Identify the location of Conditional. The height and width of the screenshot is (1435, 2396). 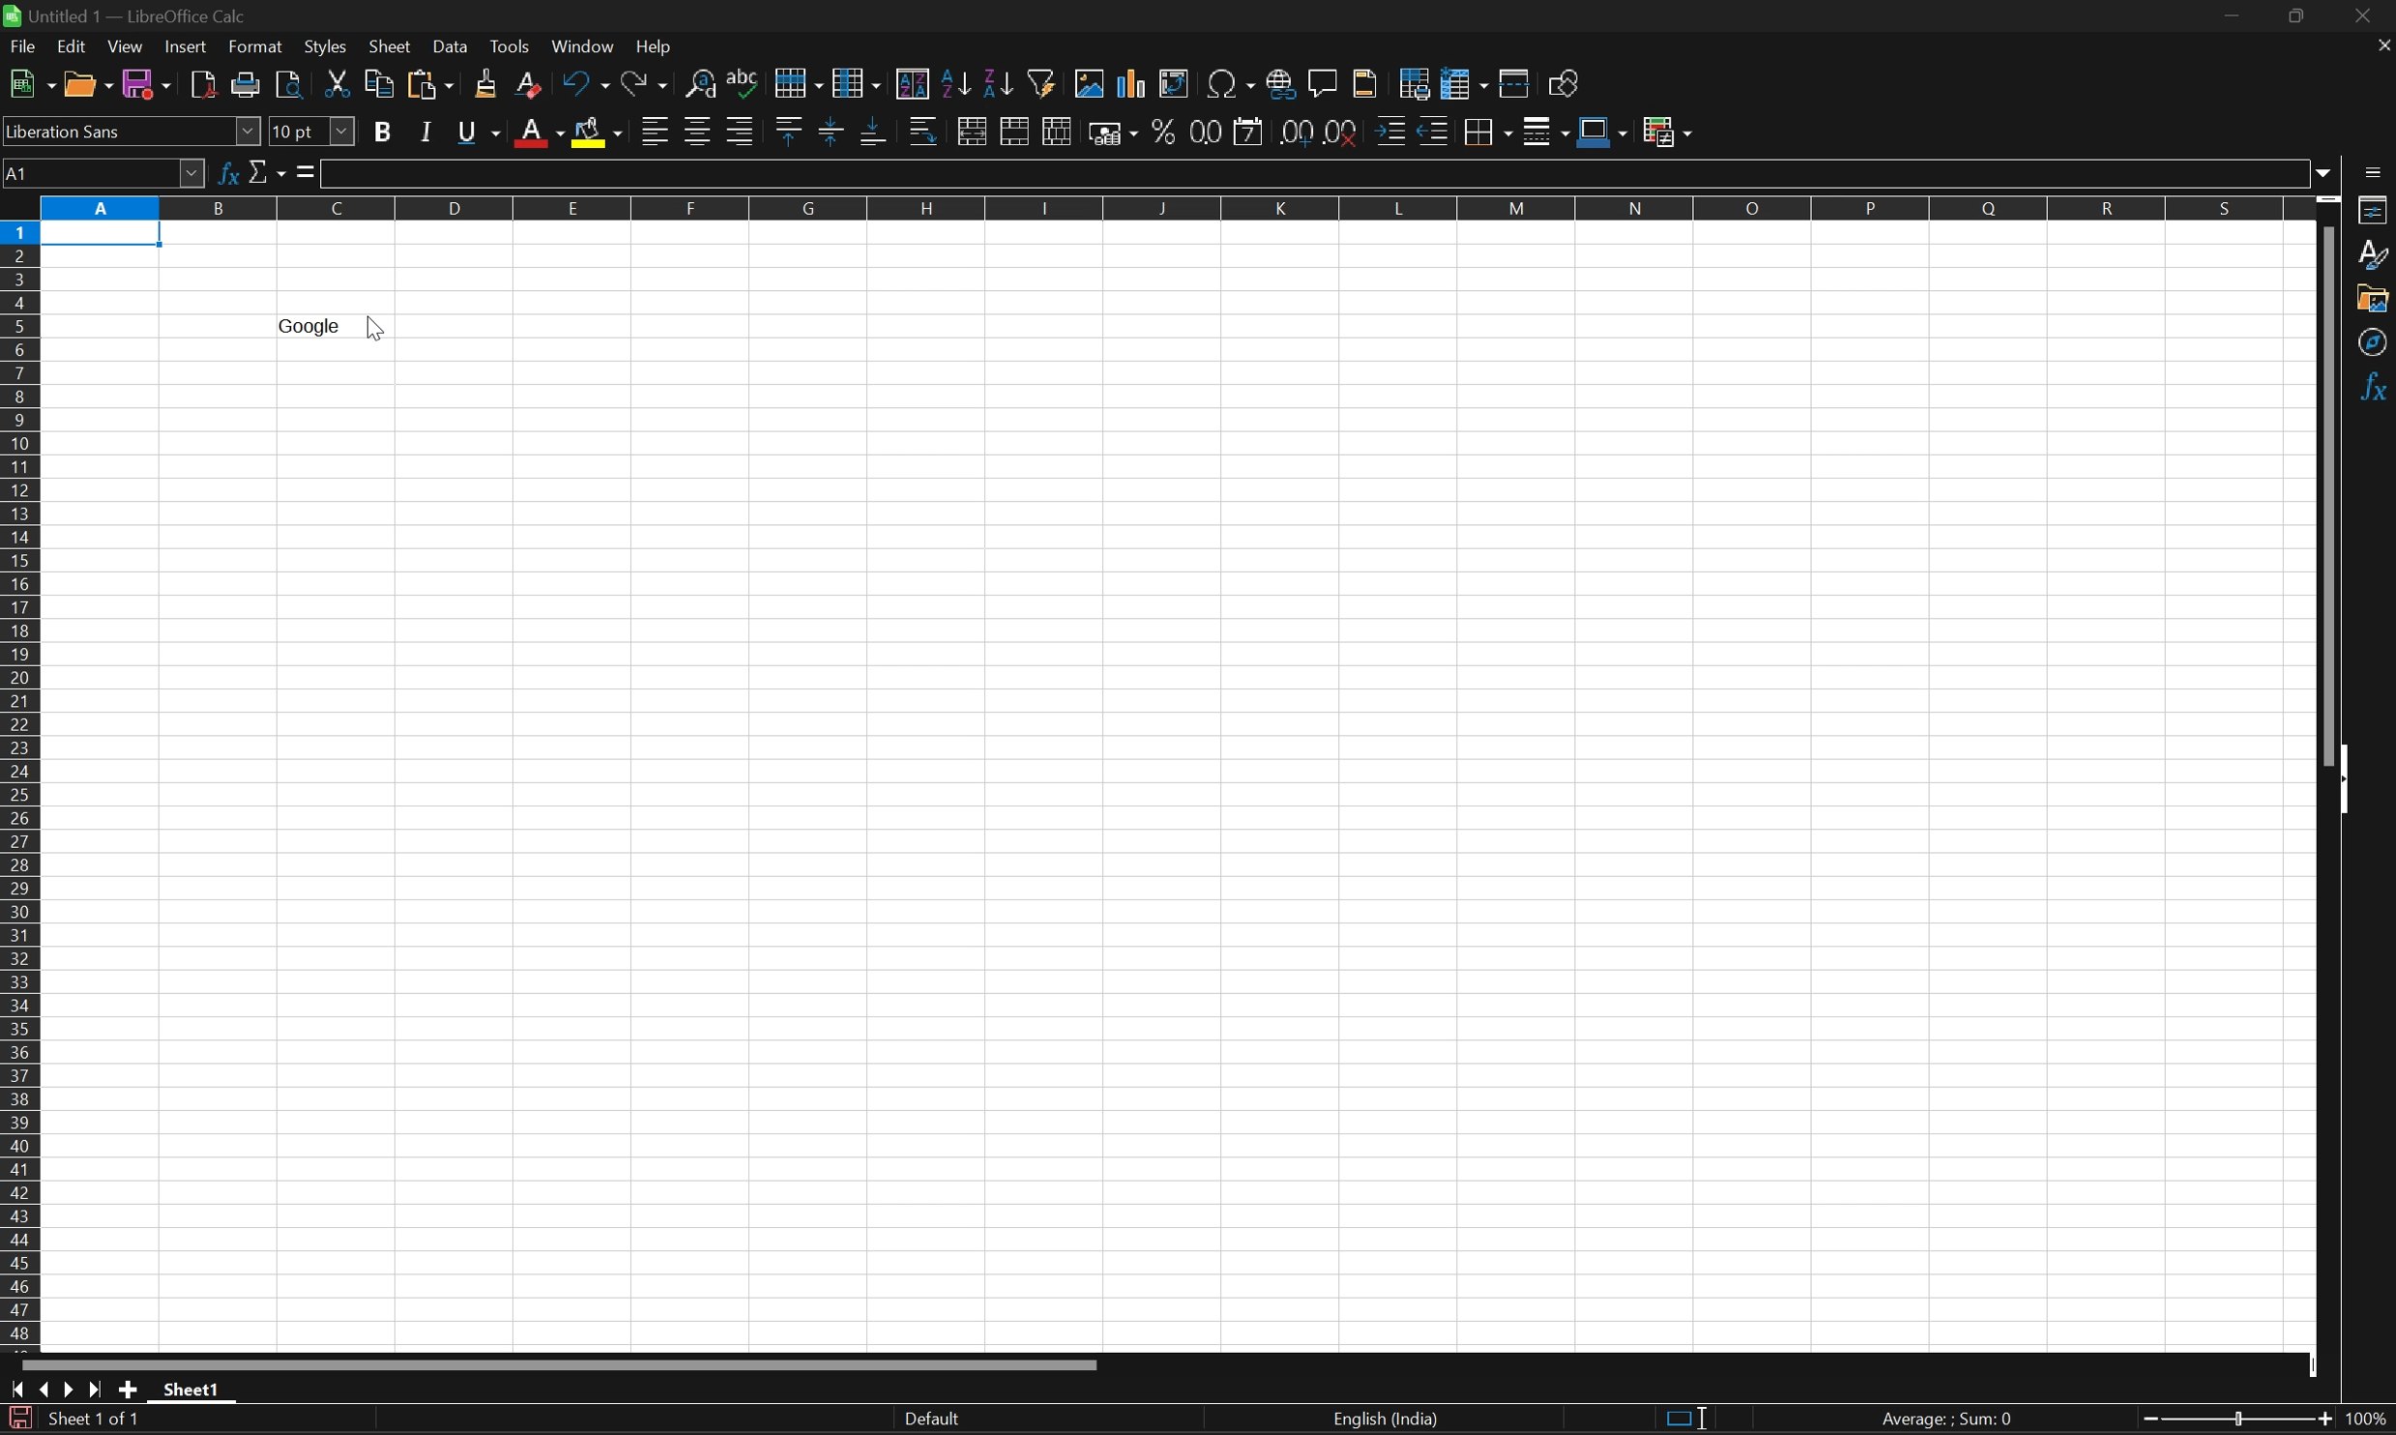
(1669, 130).